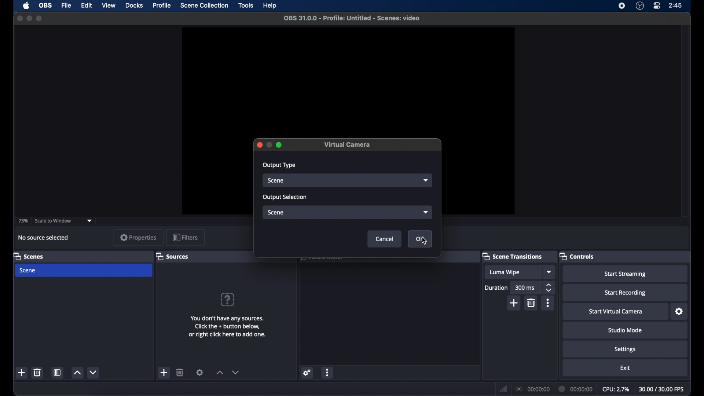 Image resolution: width=704 pixels, height=396 pixels. I want to click on scene, so click(338, 212).